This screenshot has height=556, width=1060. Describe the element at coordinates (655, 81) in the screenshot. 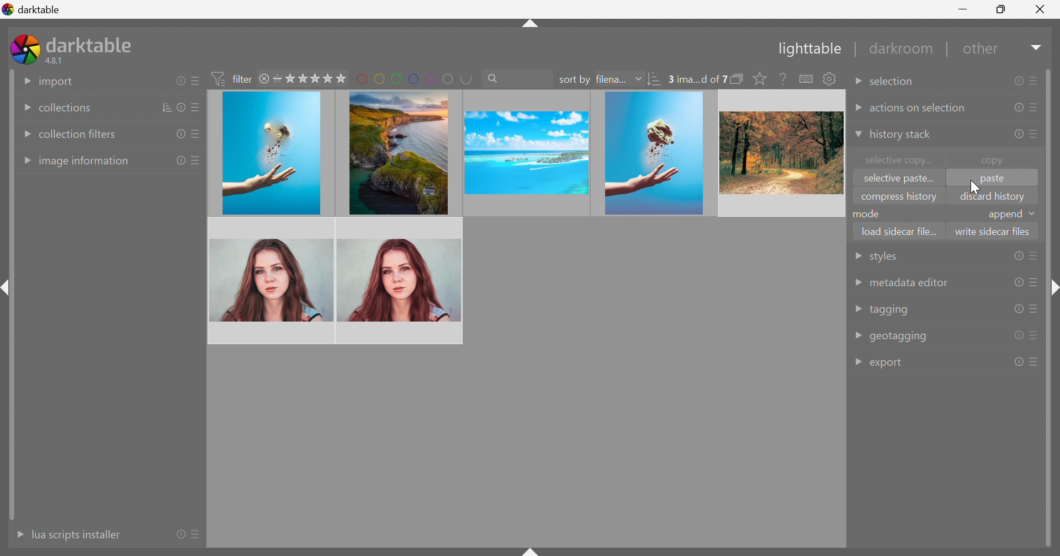

I see `sort` at that location.